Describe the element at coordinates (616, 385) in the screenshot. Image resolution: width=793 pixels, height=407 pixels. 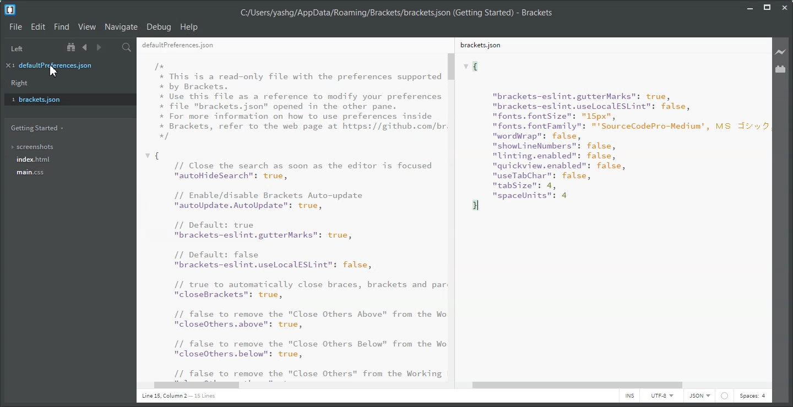
I see `Horizontal Scroll Bar` at that location.